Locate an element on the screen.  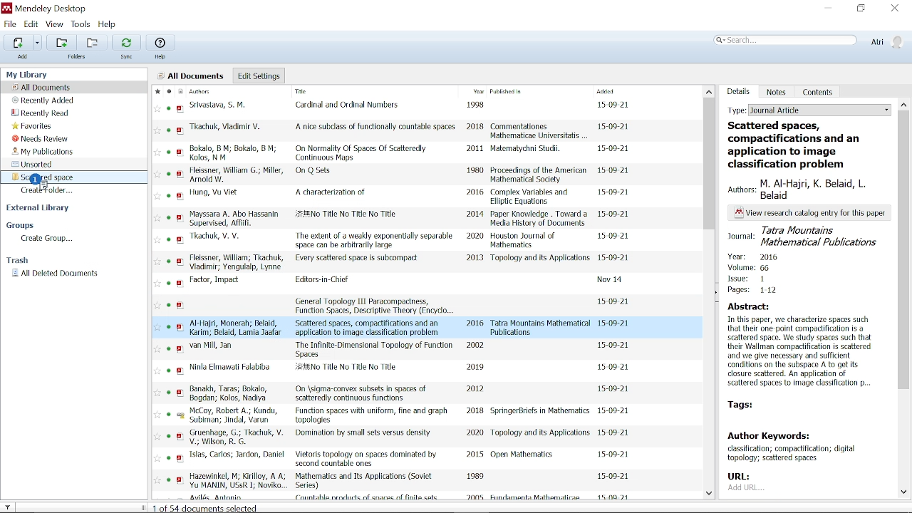
authors is located at coordinates (237, 481).